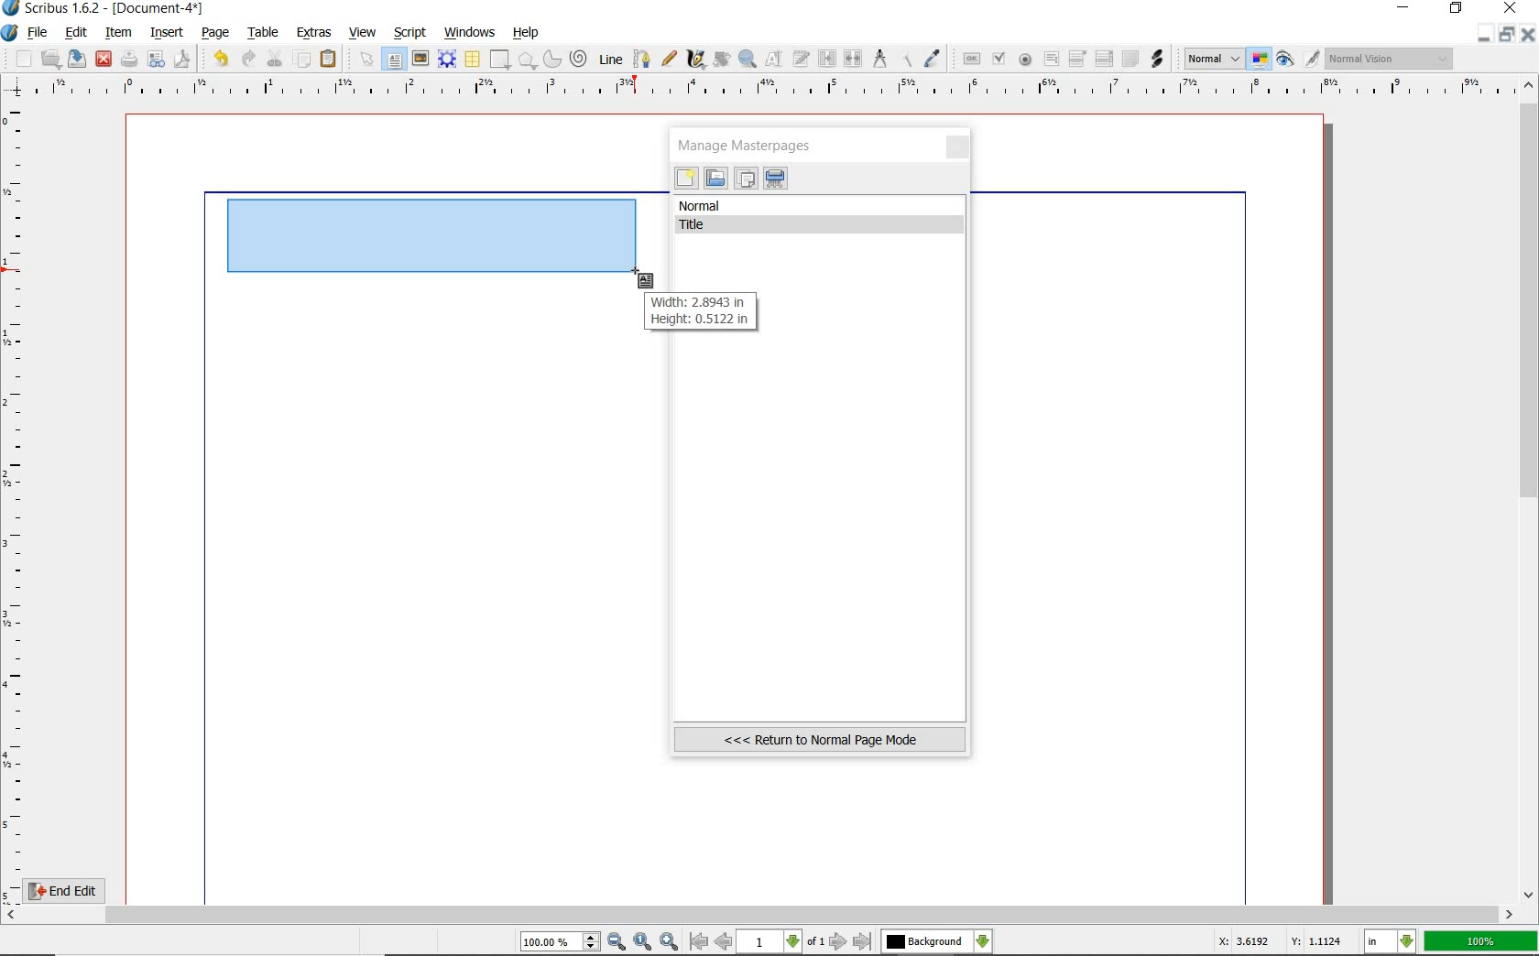  I want to click on zoom to 100%, so click(644, 942).